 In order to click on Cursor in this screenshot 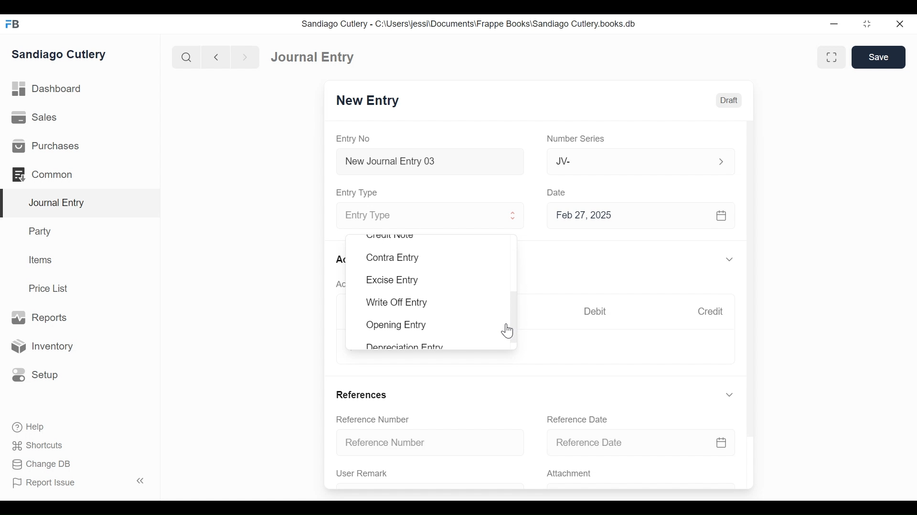, I will do `click(508, 331)`.